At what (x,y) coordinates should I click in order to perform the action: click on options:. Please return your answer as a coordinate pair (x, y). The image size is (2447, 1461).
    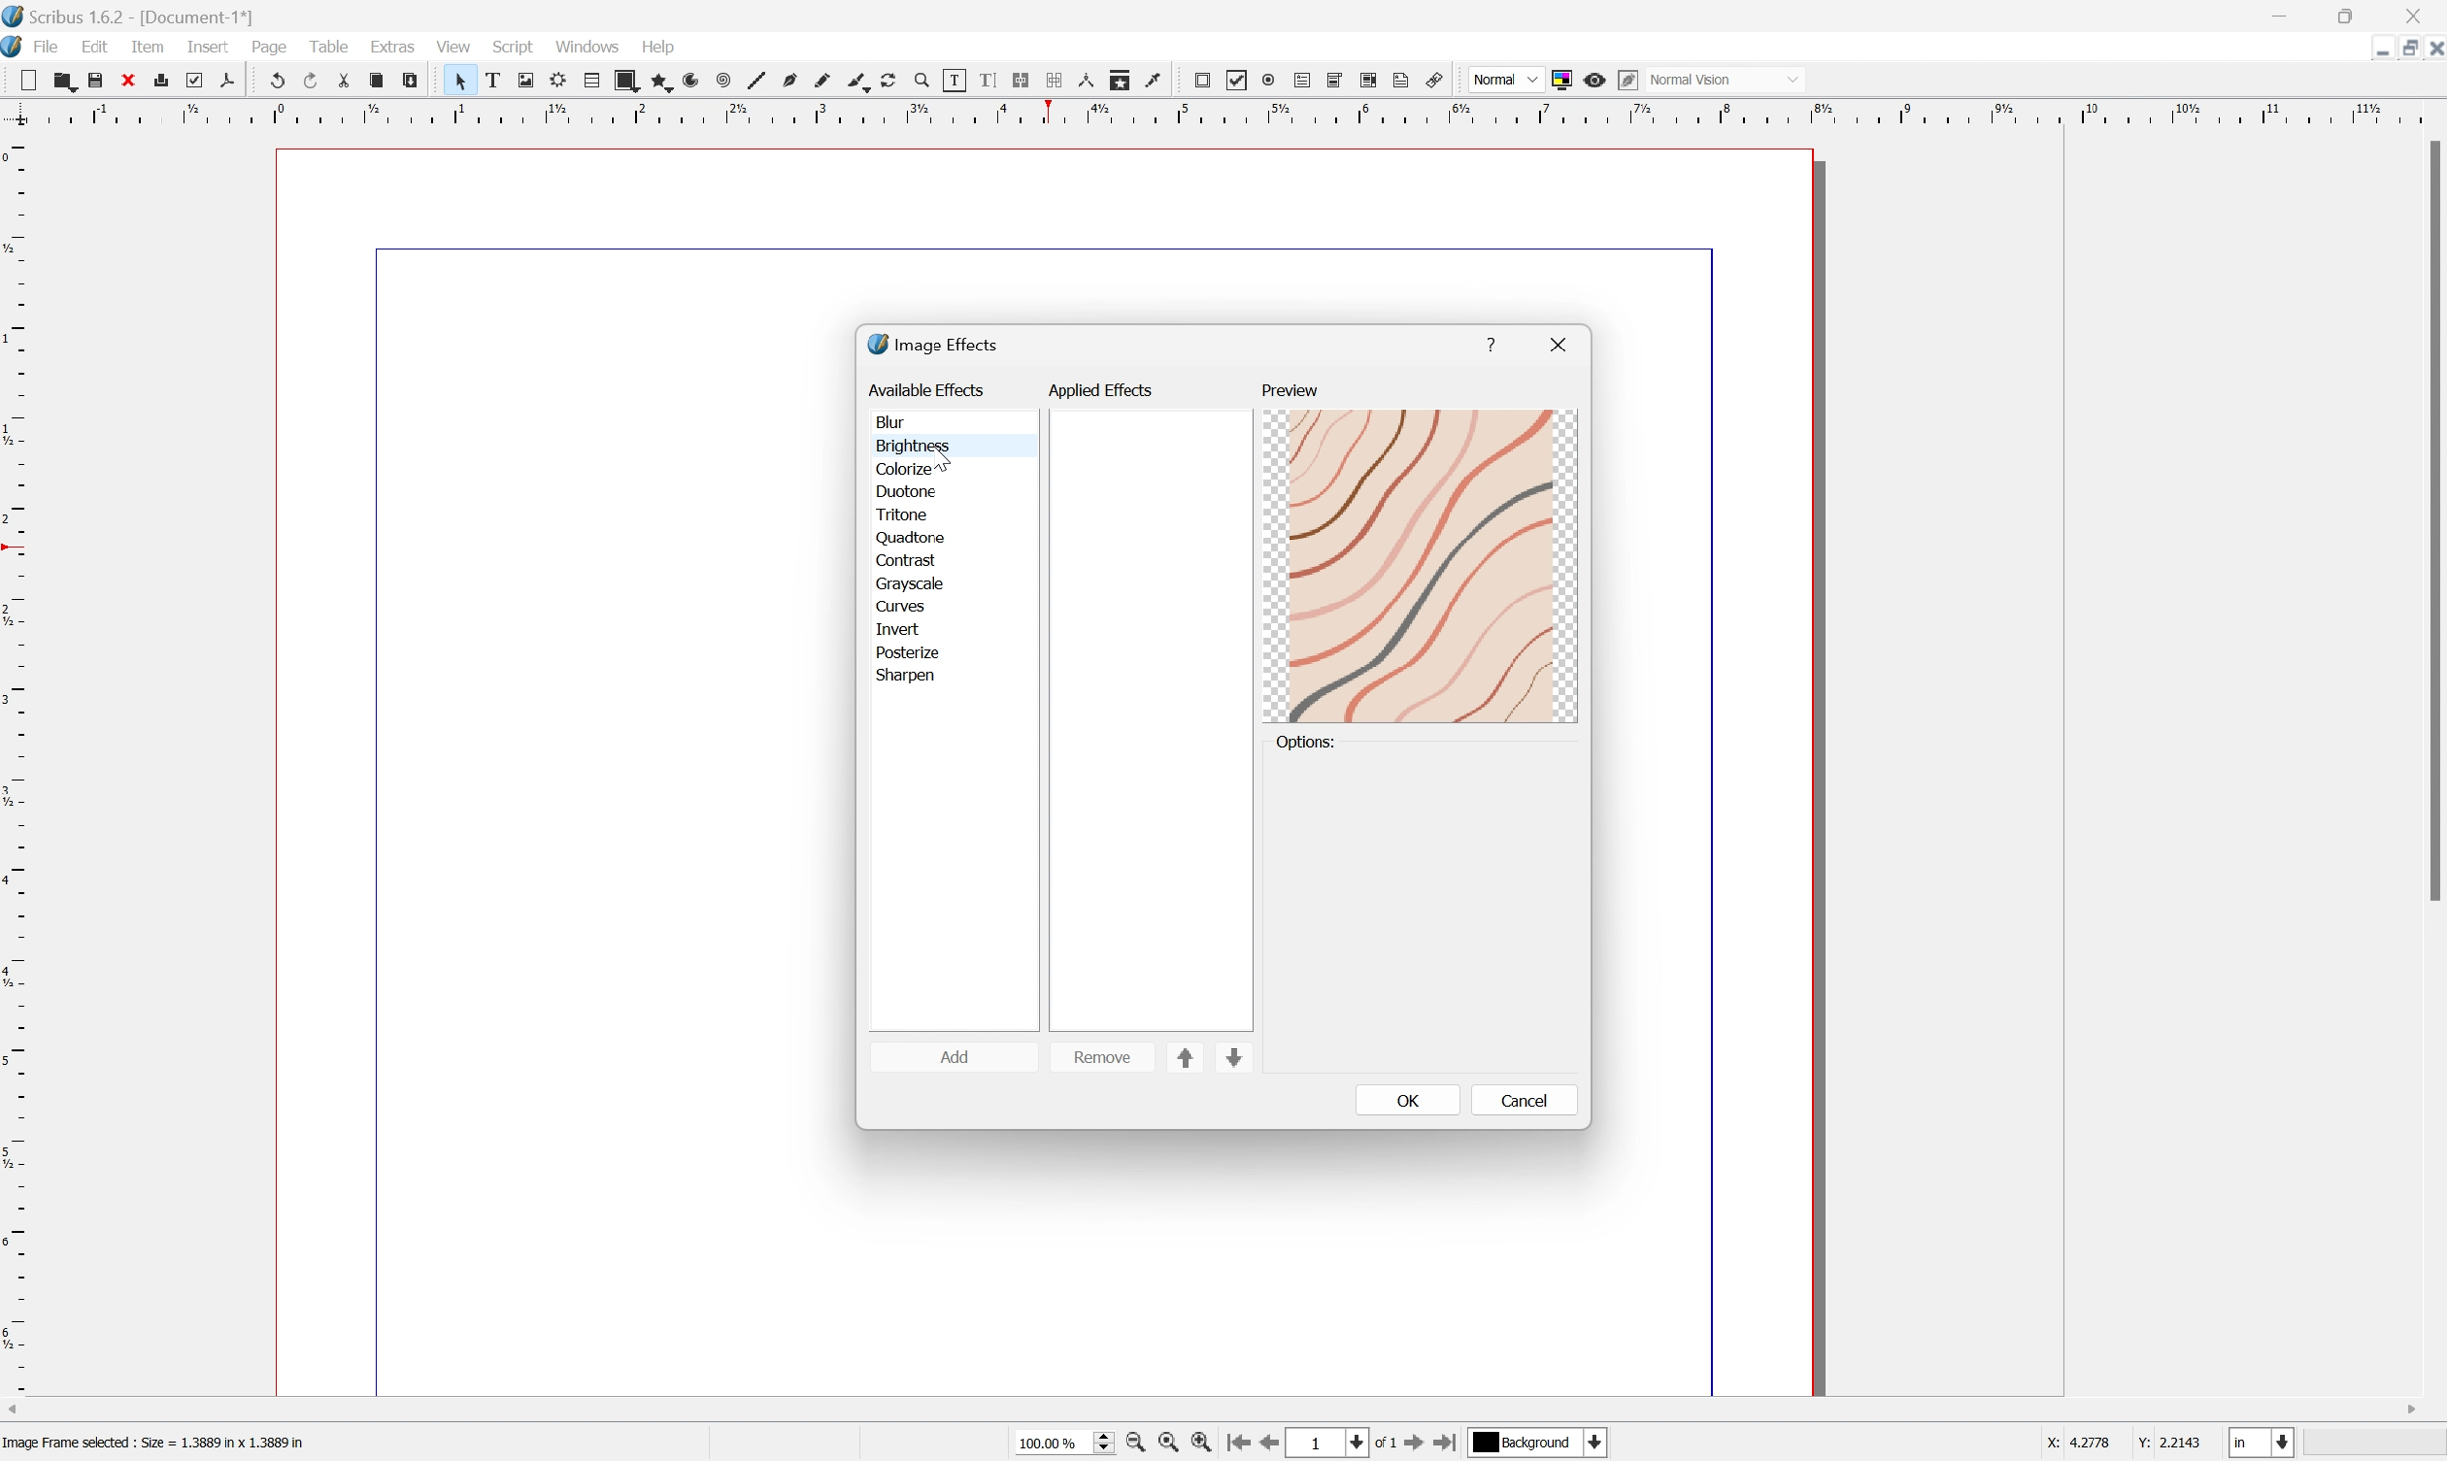
    Looking at the image, I should click on (1308, 746).